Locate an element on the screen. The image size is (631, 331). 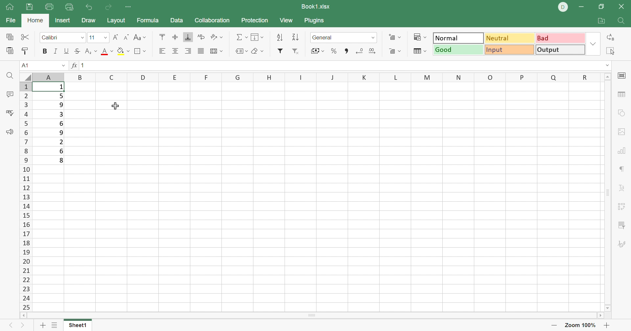
Font is located at coordinates (58, 37).